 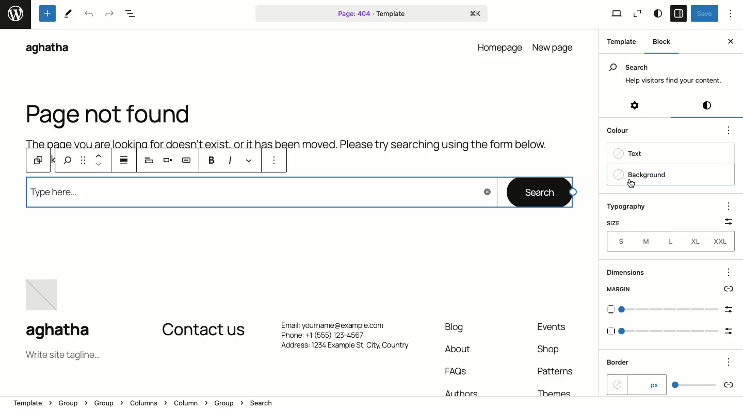 What do you see at coordinates (187, 161) in the screenshot?
I see `AI` at bounding box center [187, 161].